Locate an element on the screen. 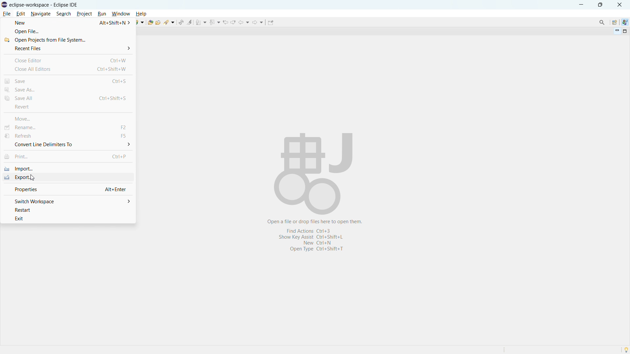  revert is located at coordinates (68, 107).